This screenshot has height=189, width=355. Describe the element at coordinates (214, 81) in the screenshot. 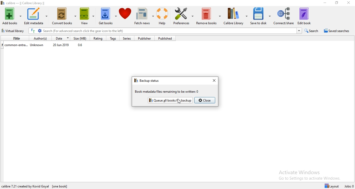

I see `close` at that location.